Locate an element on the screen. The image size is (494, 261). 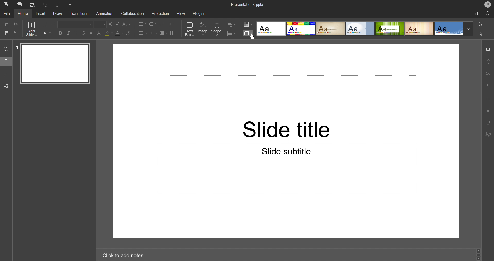
Decrease size is located at coordinates (118, 25).